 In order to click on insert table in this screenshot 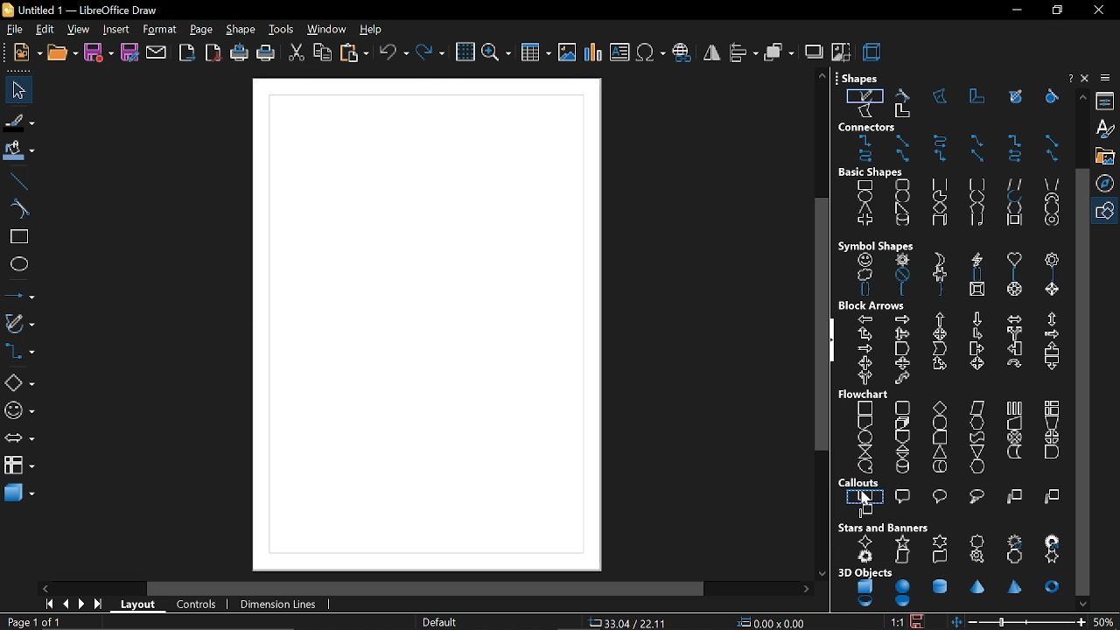, I will do `click(535, 54)`.